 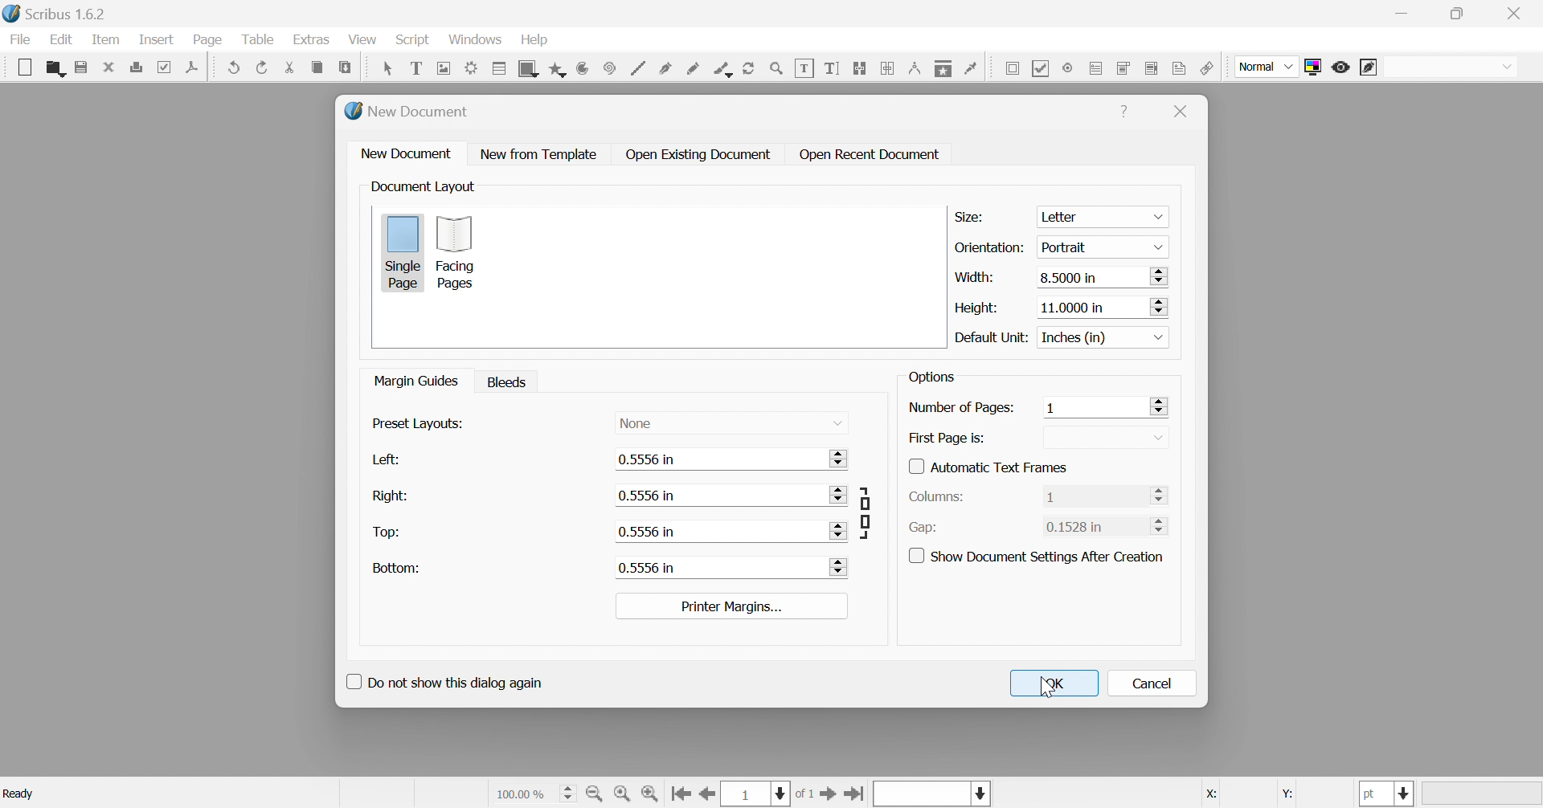 I want to click on height, so click(x=976, y=308).